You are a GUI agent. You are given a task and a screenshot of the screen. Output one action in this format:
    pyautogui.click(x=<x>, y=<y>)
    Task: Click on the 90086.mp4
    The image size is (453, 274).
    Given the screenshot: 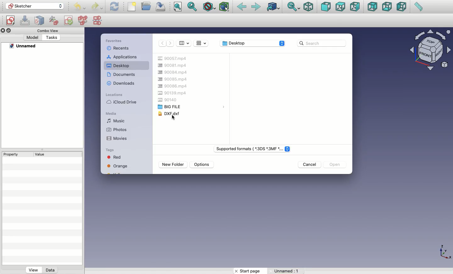 What is the action you would take?
    pyautogui.click(x=173, y=86)
    